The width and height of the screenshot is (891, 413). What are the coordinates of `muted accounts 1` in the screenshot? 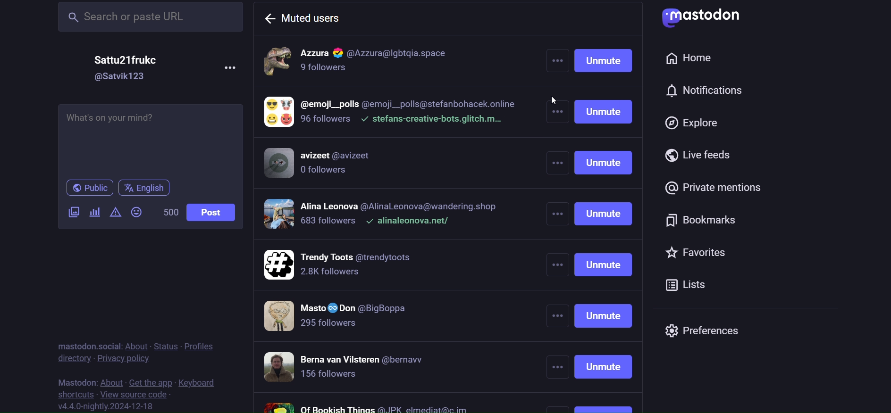 It's located at (397, 60).